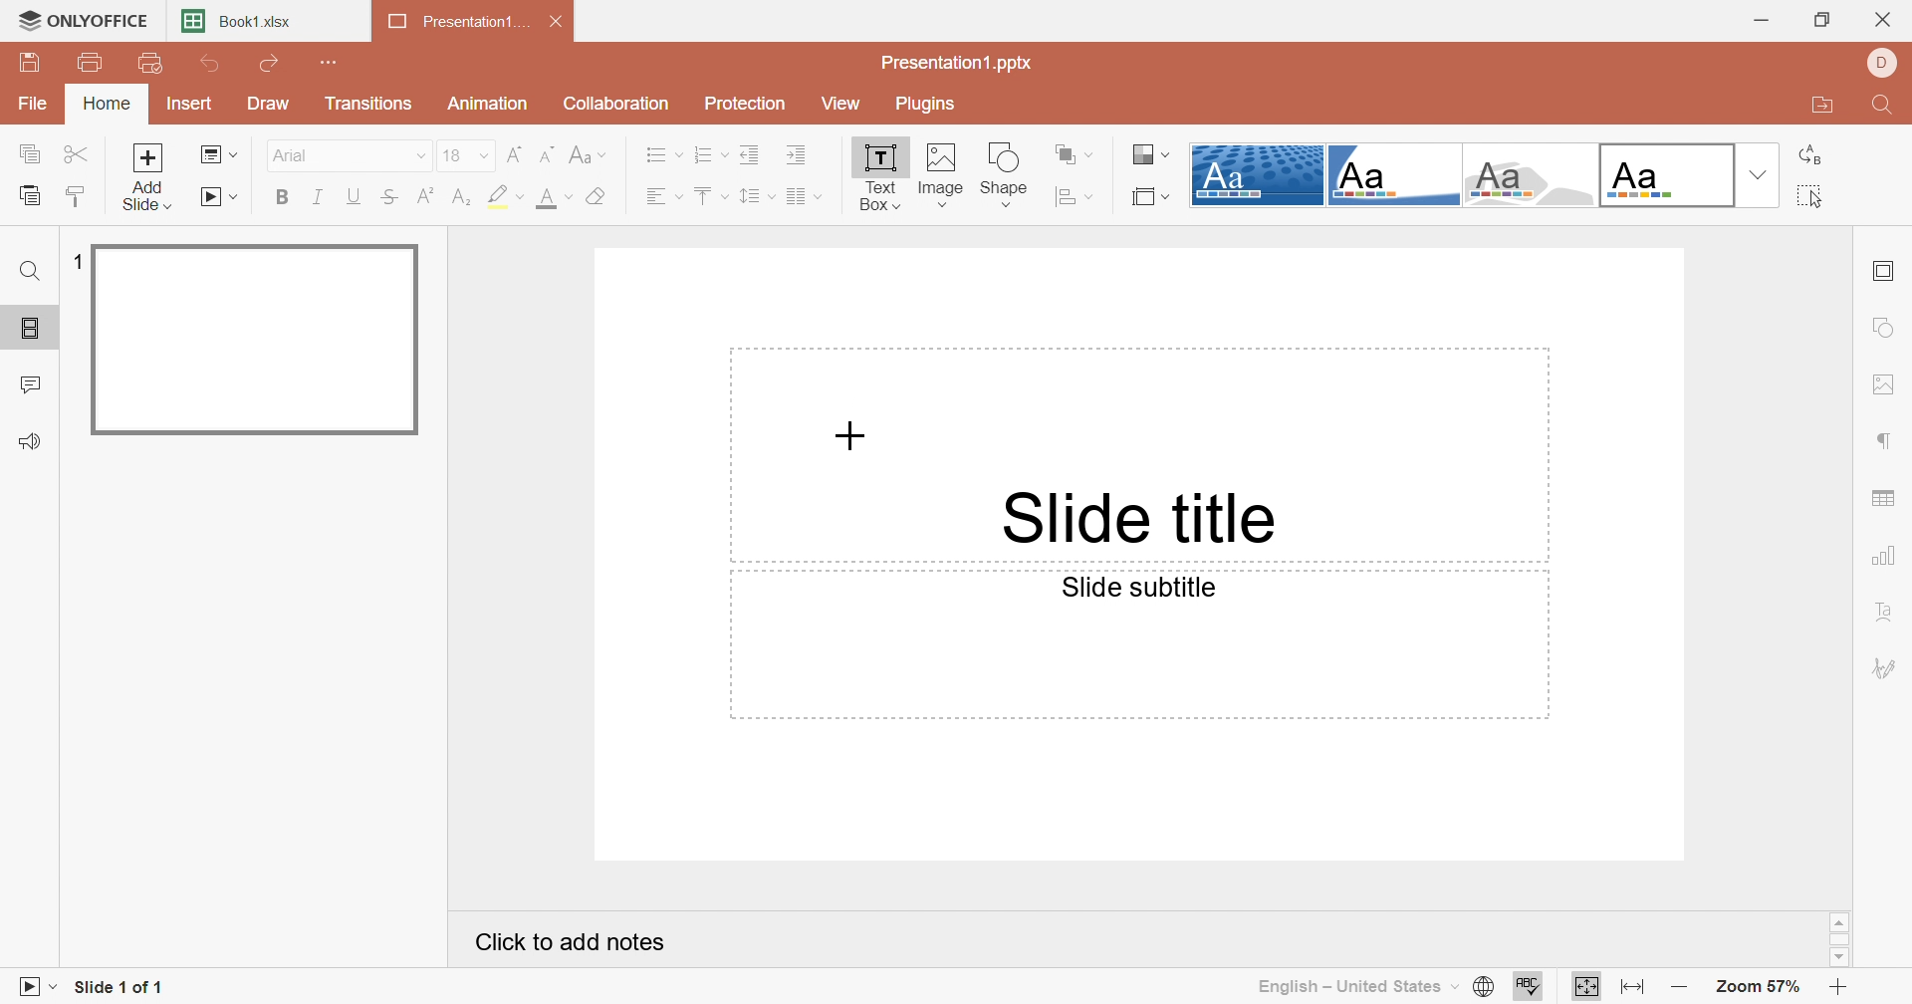 The image size is (1912, 1004). What do you see at coordinates (1887, 615) in the screenshot?
I see `Text art settings` at bounding box center [1887, 615].